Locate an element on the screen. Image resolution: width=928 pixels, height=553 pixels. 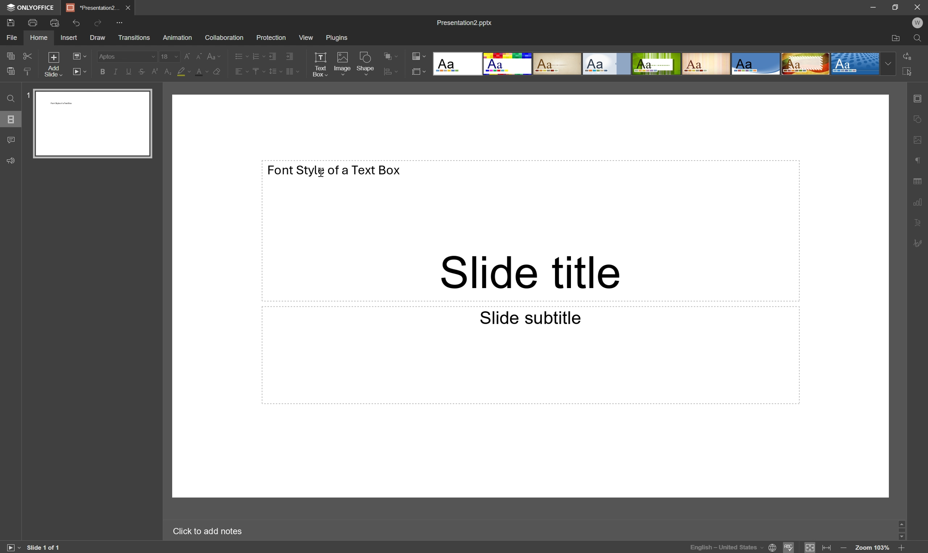
Customize Quick Access Toolbar is located at coordinates (123, 23).